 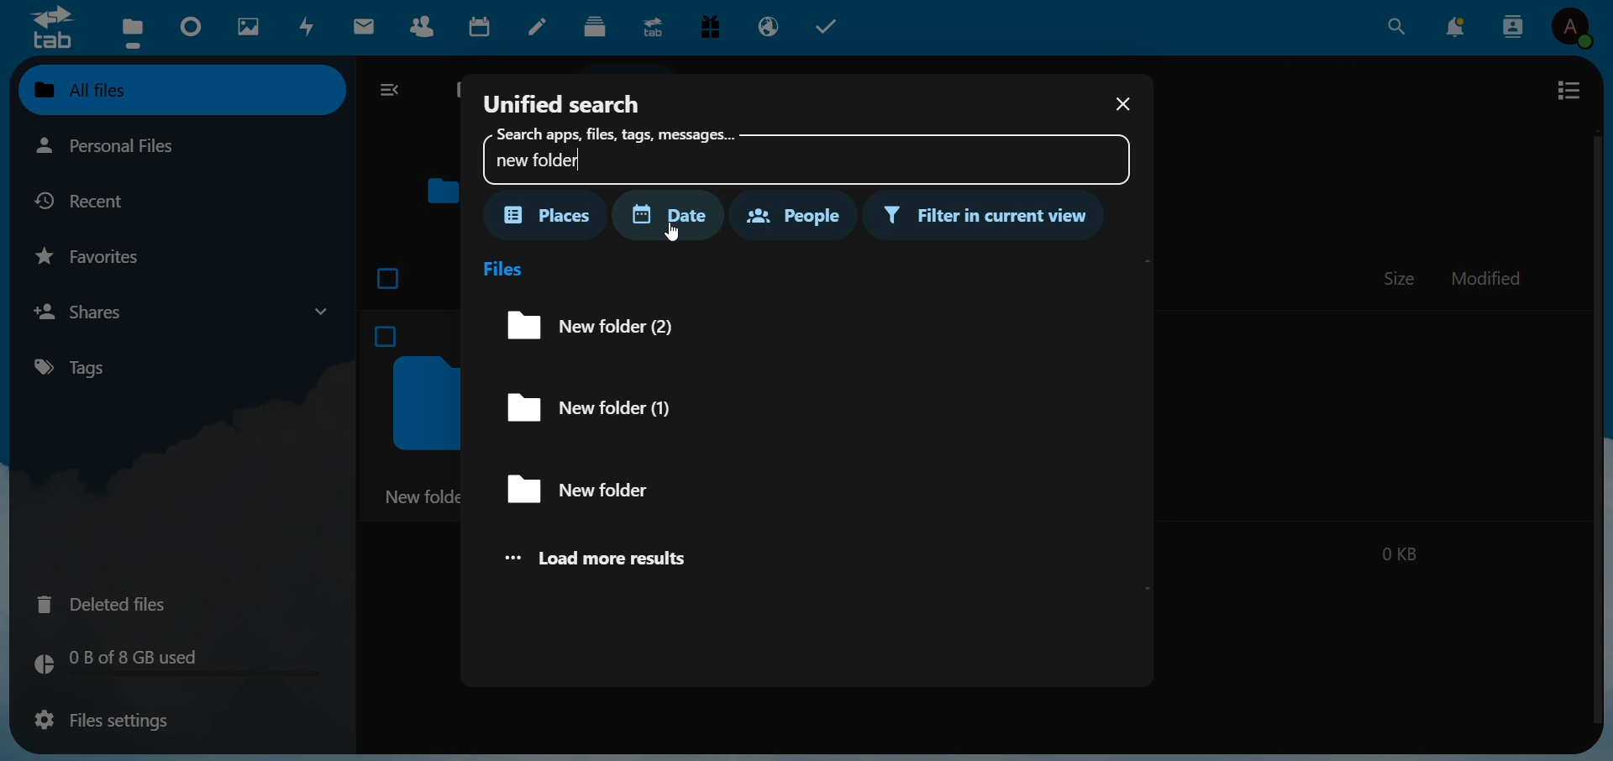 What do you see at coordinates (581, 324) in the screenshot?
I see `new folder 2` at bounding box center [581, 324].